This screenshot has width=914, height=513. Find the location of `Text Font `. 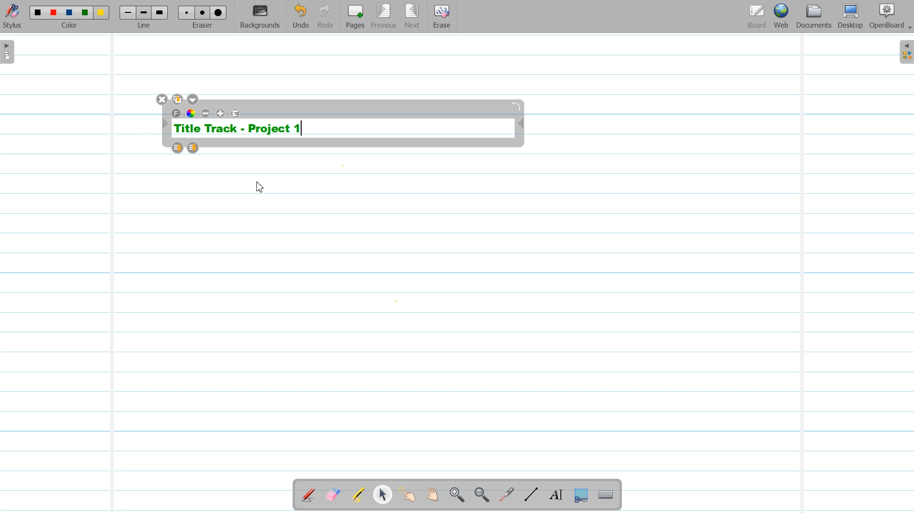

Text Font  is located at coordinates (177, 113).